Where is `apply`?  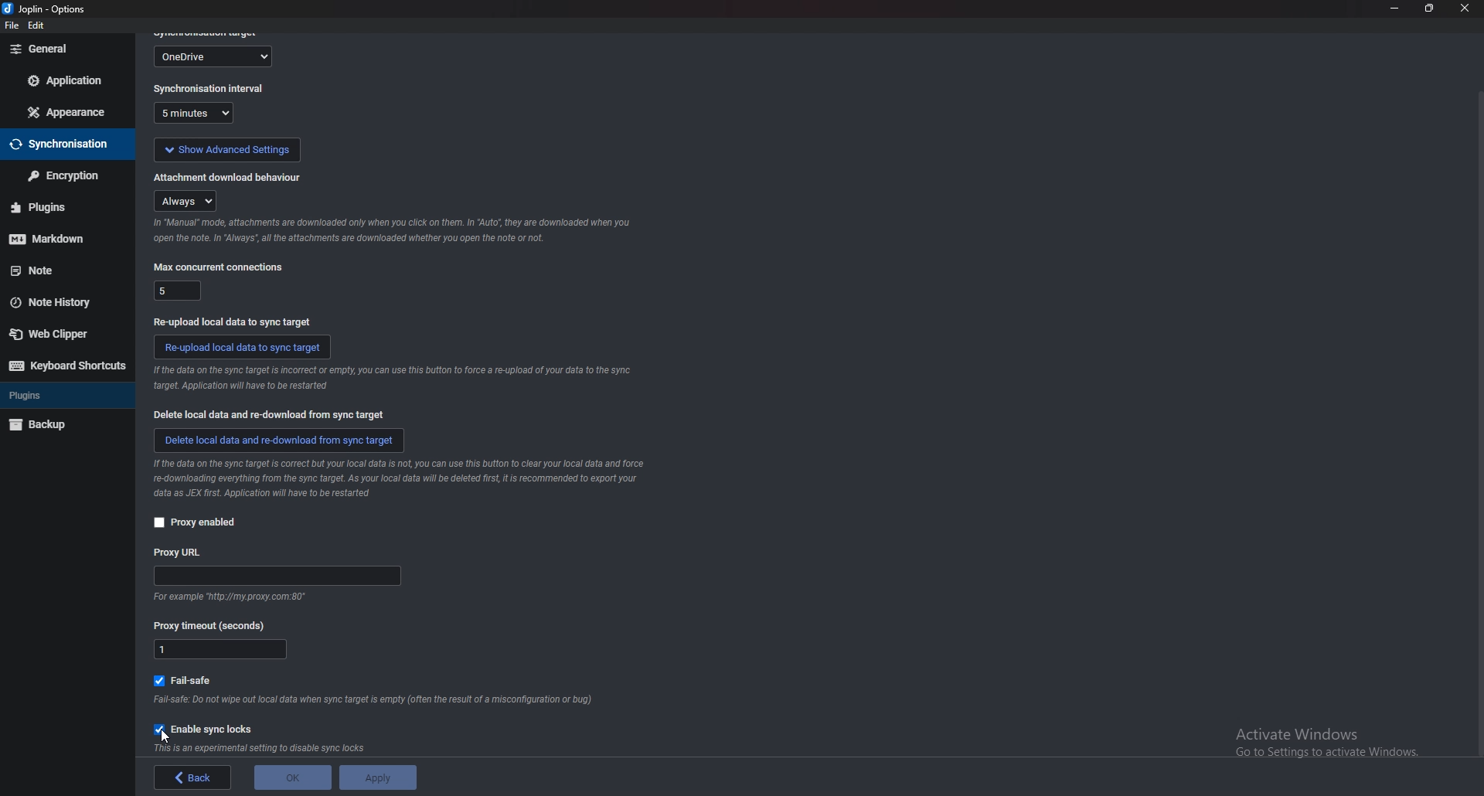
apply is located at coordinates (374, 777).